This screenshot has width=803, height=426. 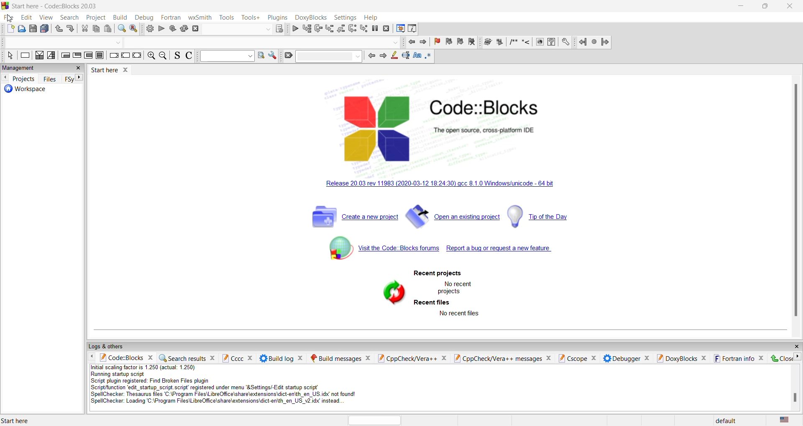 I want to click on text box, so click(x=330, y=56).